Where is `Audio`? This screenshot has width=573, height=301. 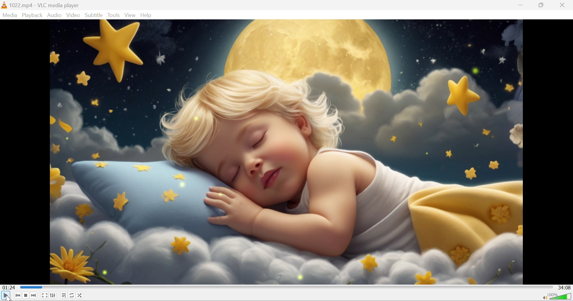 Audio is located at coordinates (54, 16).